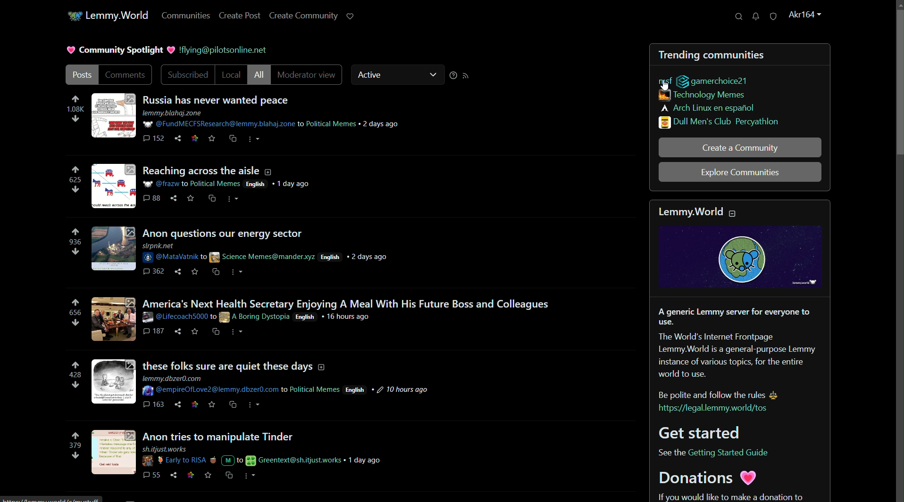  Describe the element at coordinates (741, 352) in the screenshot. I see `about lemmy.world` at that location.